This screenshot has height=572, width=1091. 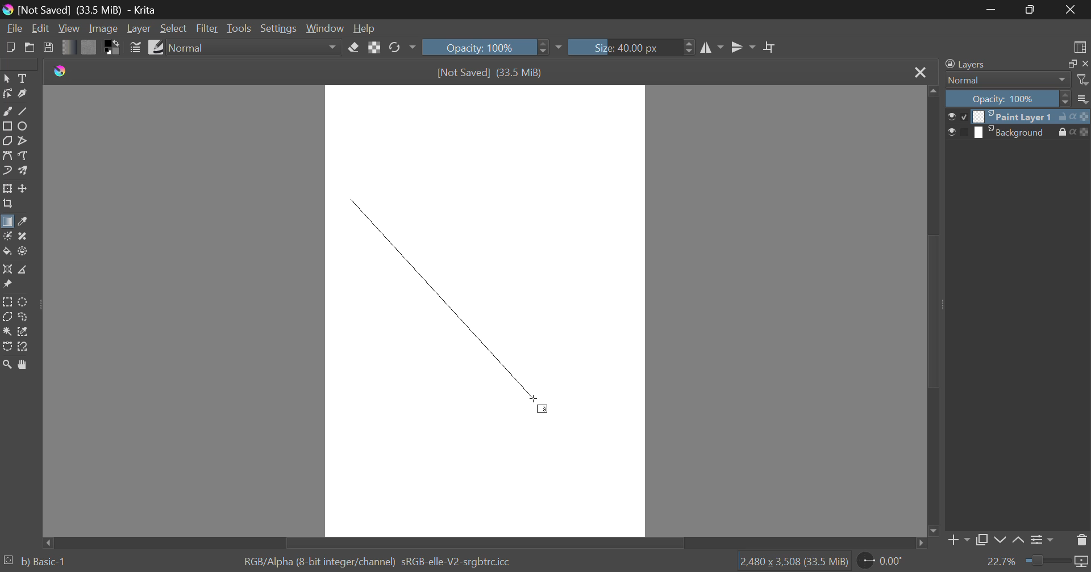 I want to click on Gradient Fill Angle Line, so click(x=438, y=292).